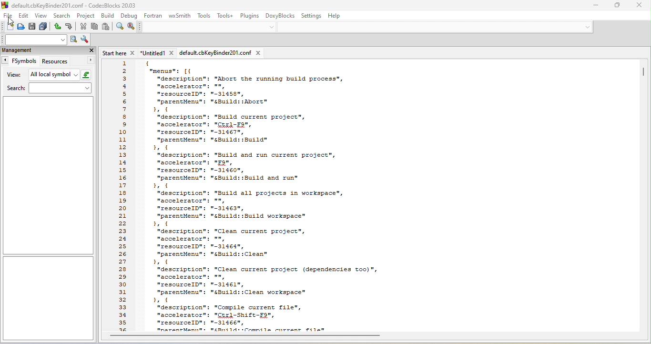  Describe the element at coordinates (153, 15) in the screenshot. I see `fortran` at that location.